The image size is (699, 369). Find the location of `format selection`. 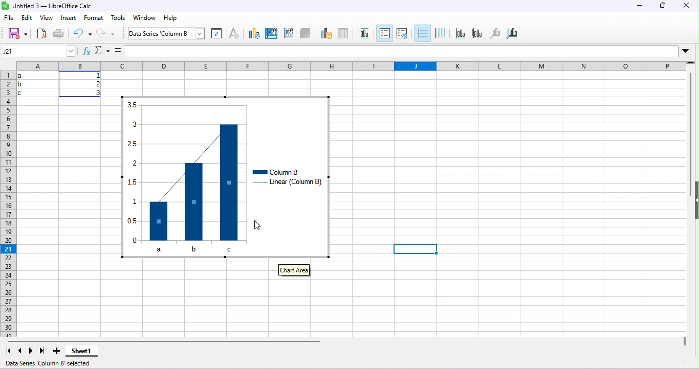

format selection is located at coordinates (219, 34).